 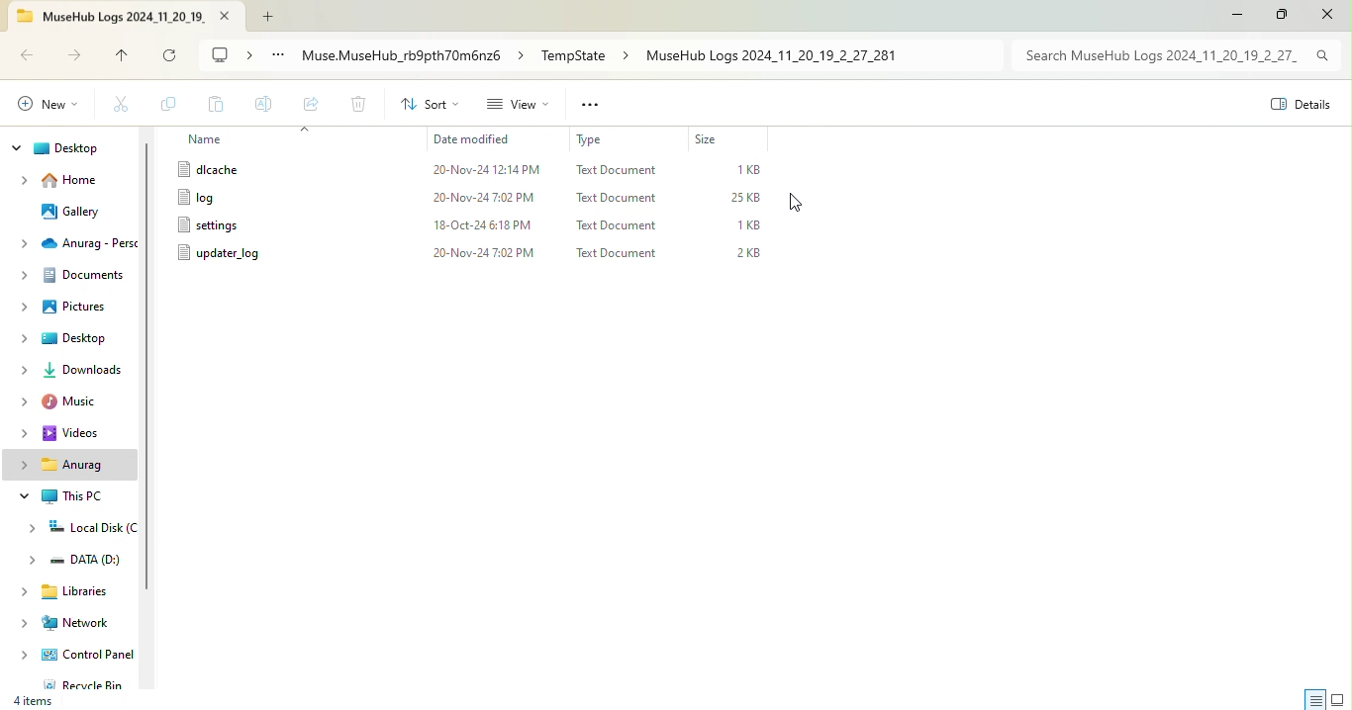 What do you see at coordinates (73, 245) in the screenshot?
I see `One Drive` at bounding box center [73, 245].